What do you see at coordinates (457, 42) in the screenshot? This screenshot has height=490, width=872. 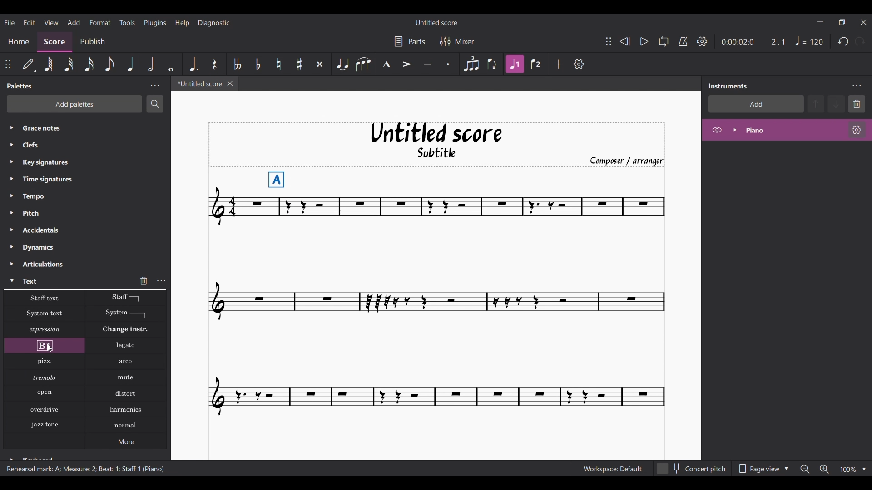 I see `Mixer settings` at bounding box center [457, 42].